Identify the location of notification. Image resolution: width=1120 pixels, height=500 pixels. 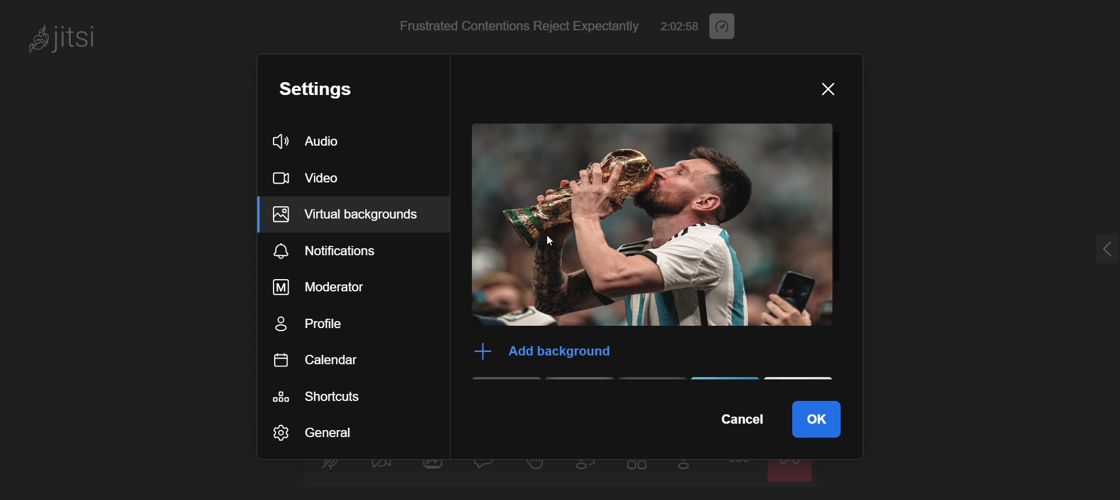
(352, 249).